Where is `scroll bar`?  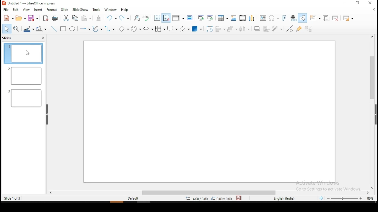
scroll bar is located at coordinates (209, 193).